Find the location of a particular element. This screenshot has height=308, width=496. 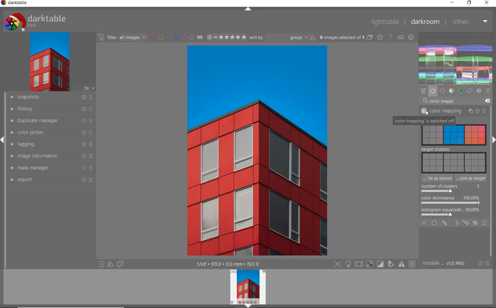

expand/collapse is located at coordinates (248, 9).